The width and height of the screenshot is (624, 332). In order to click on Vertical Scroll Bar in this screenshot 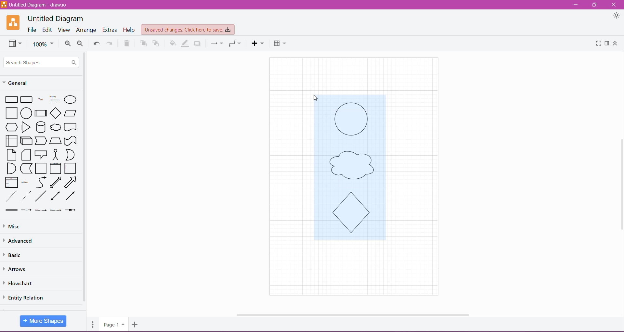, I will do `click(84, 178)`.